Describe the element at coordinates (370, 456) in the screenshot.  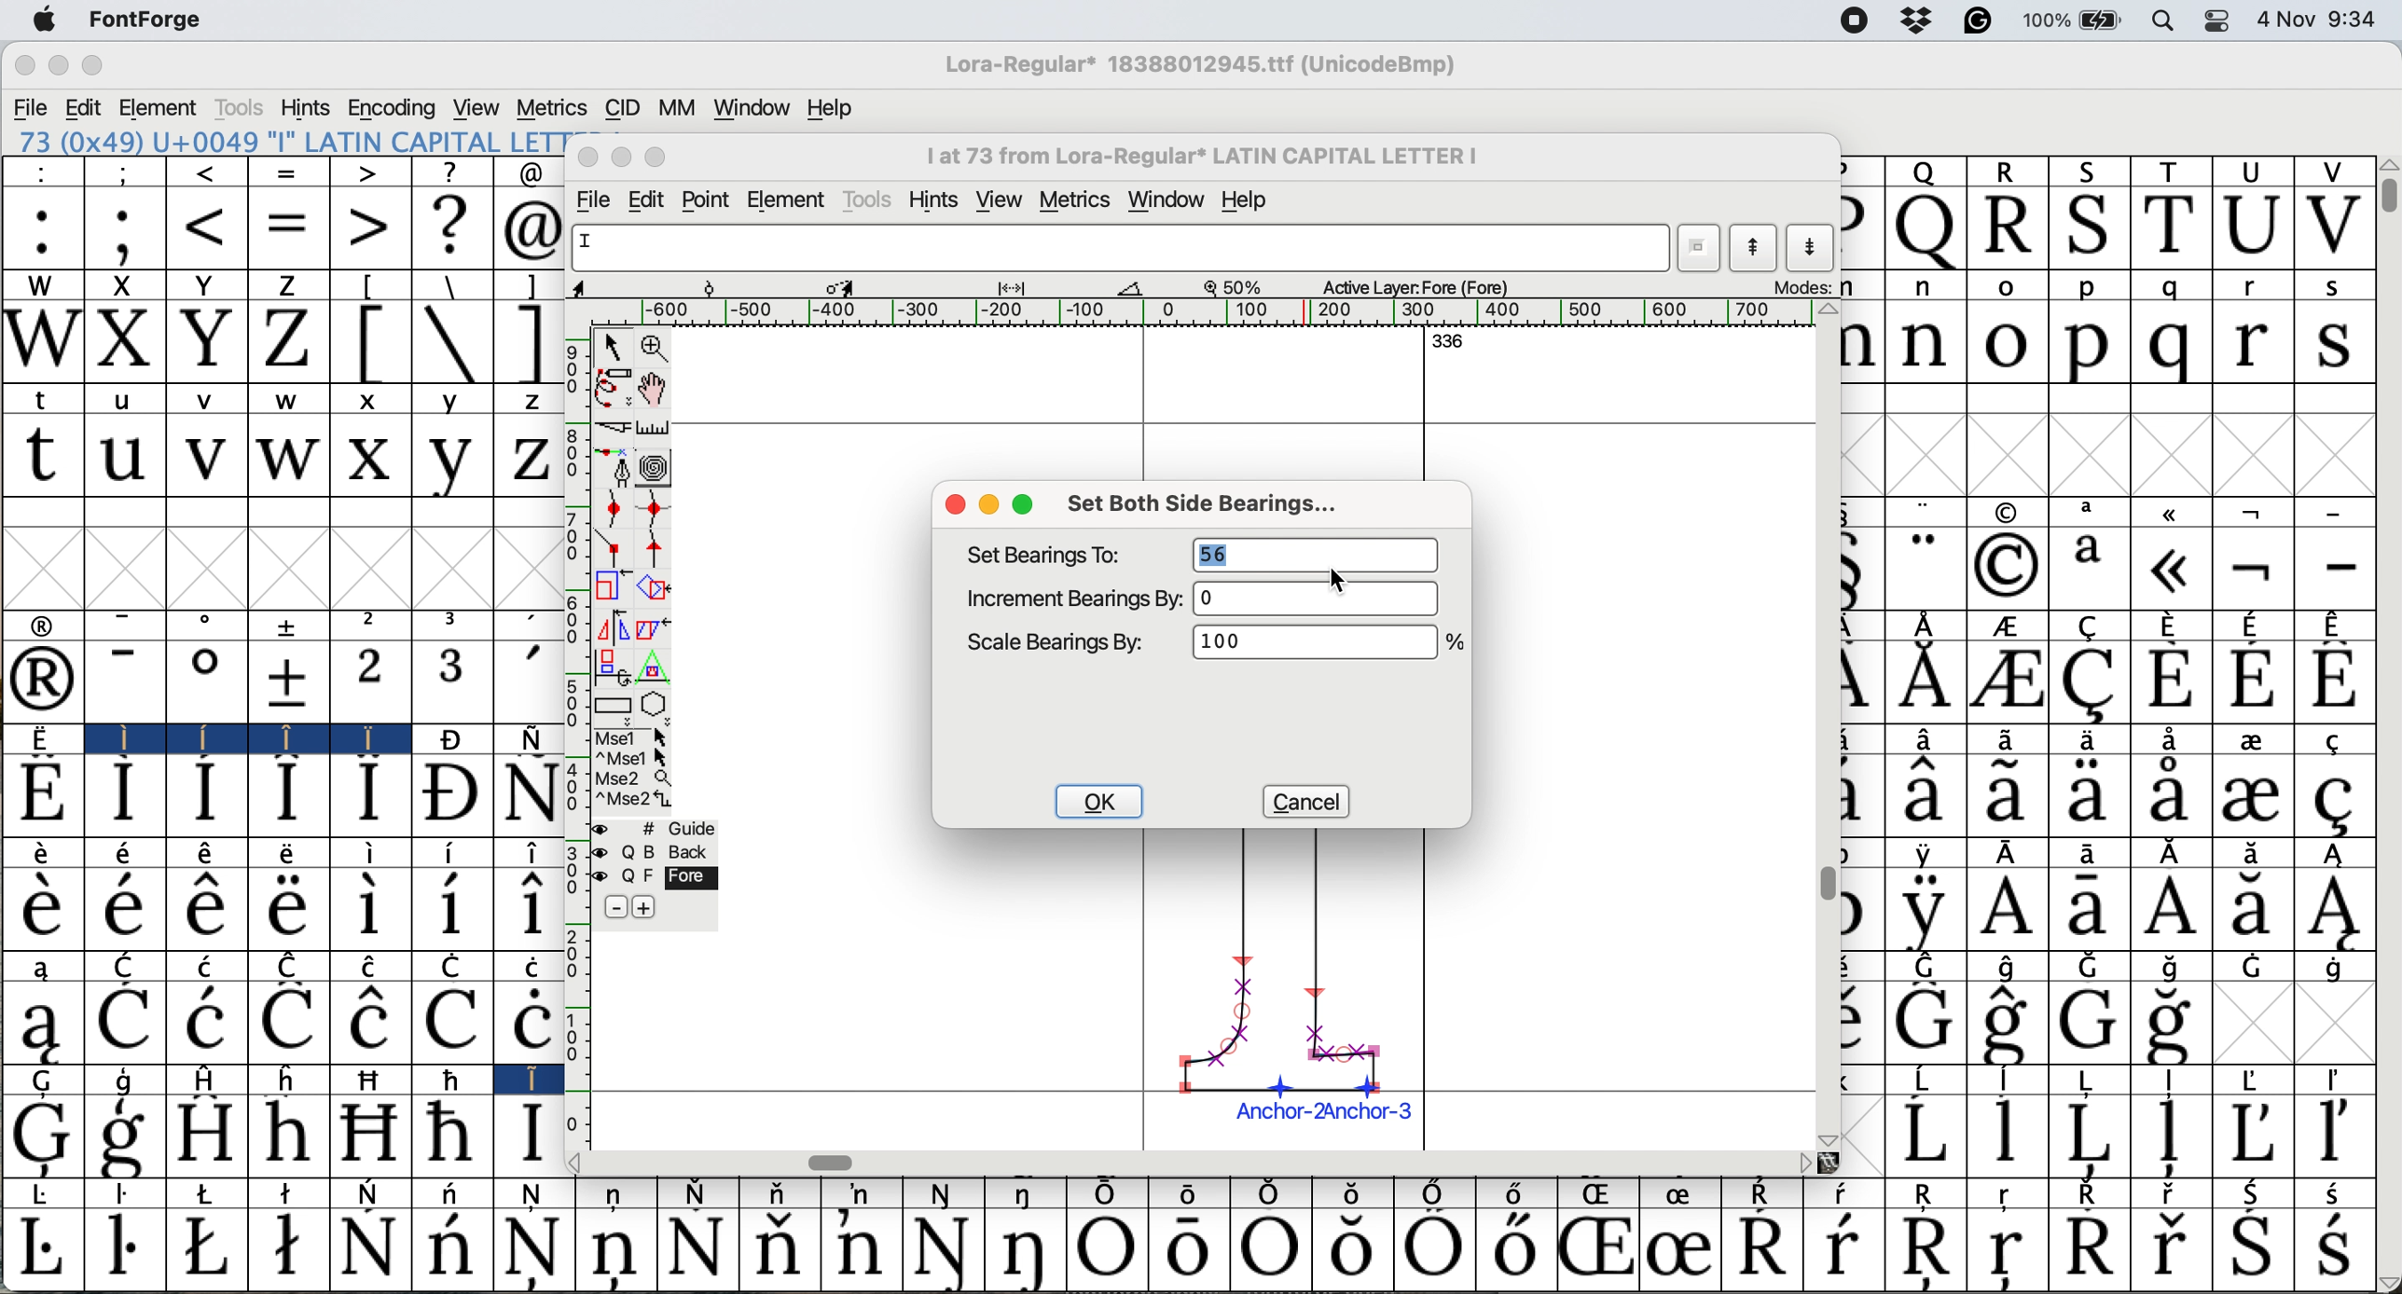
I see `x` at that location.